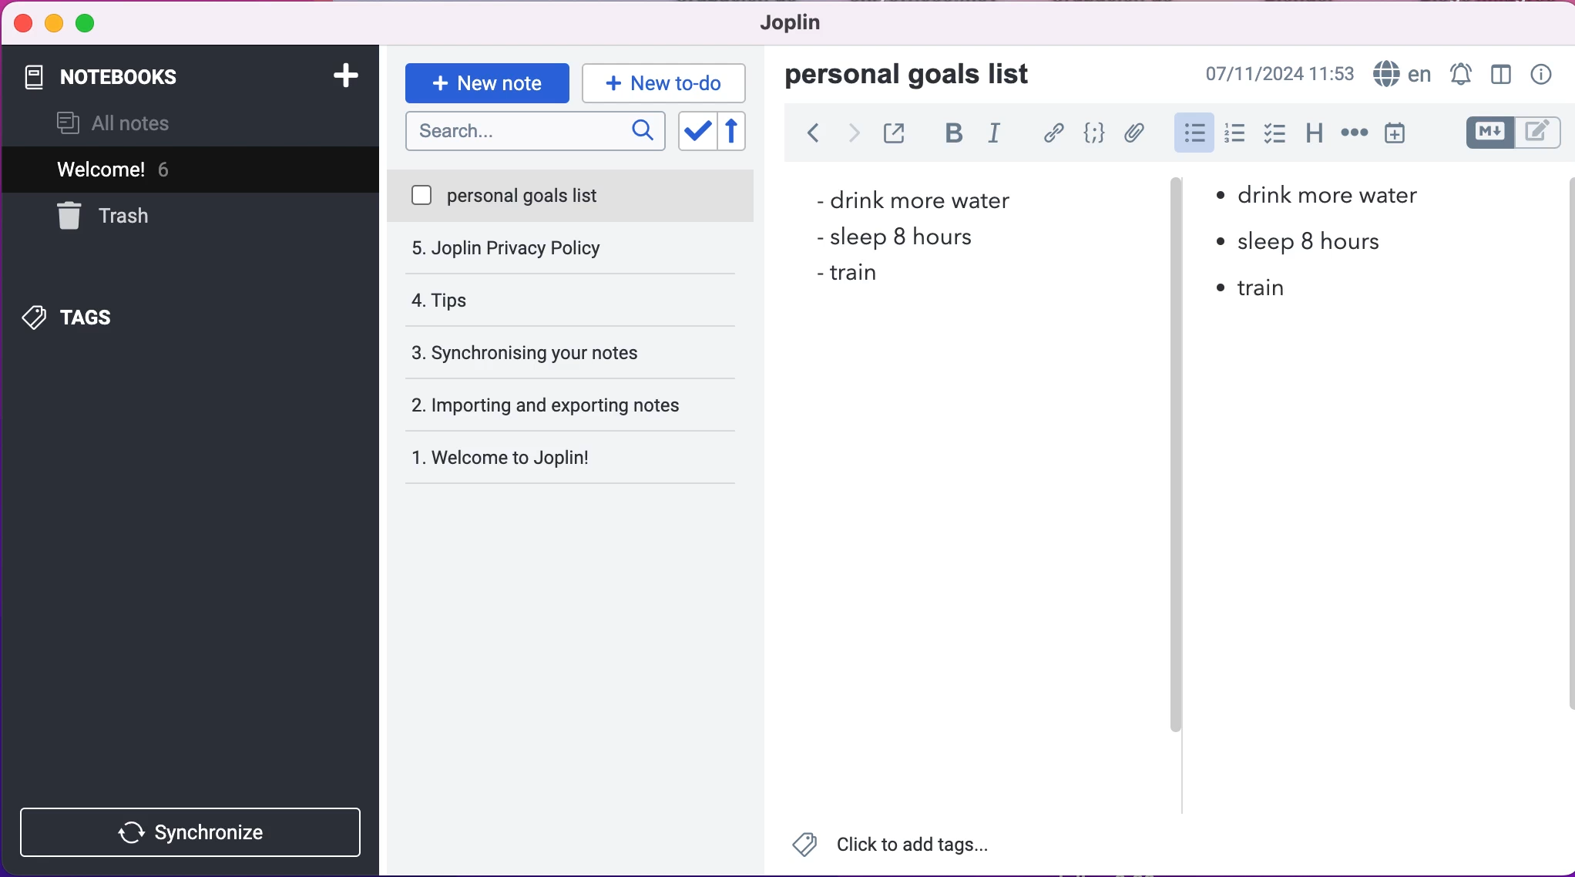 Image resolution: width=1575 pixels, height=877 pixels. What do you see at coordinates (1330, 193) in the screenshot?
I see `Drink more water` at bounding box center [1330, 193].